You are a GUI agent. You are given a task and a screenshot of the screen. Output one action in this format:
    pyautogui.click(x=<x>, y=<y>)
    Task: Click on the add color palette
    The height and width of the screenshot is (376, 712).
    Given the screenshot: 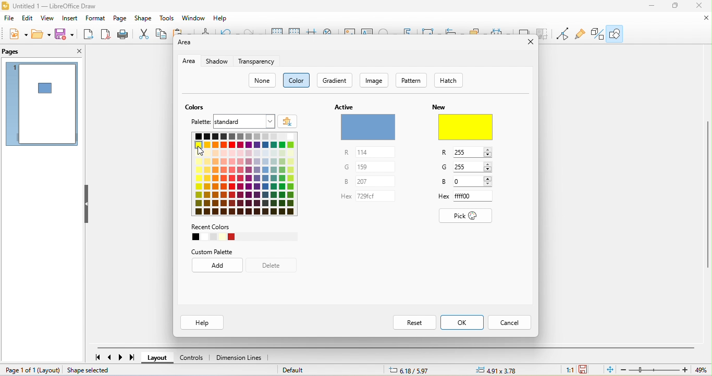 What is the action you would take?
    pyautogui.click(x=289, y=120)
    